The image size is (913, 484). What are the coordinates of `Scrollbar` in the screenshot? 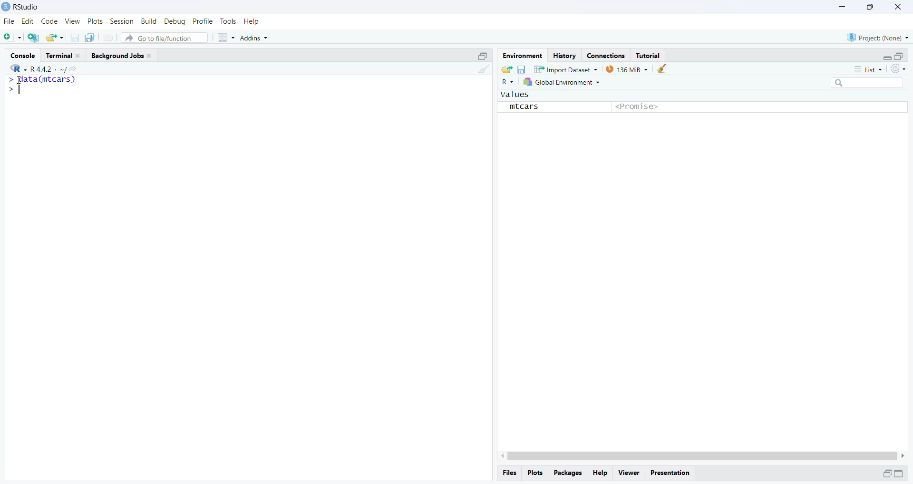 It's located at (700, 455).